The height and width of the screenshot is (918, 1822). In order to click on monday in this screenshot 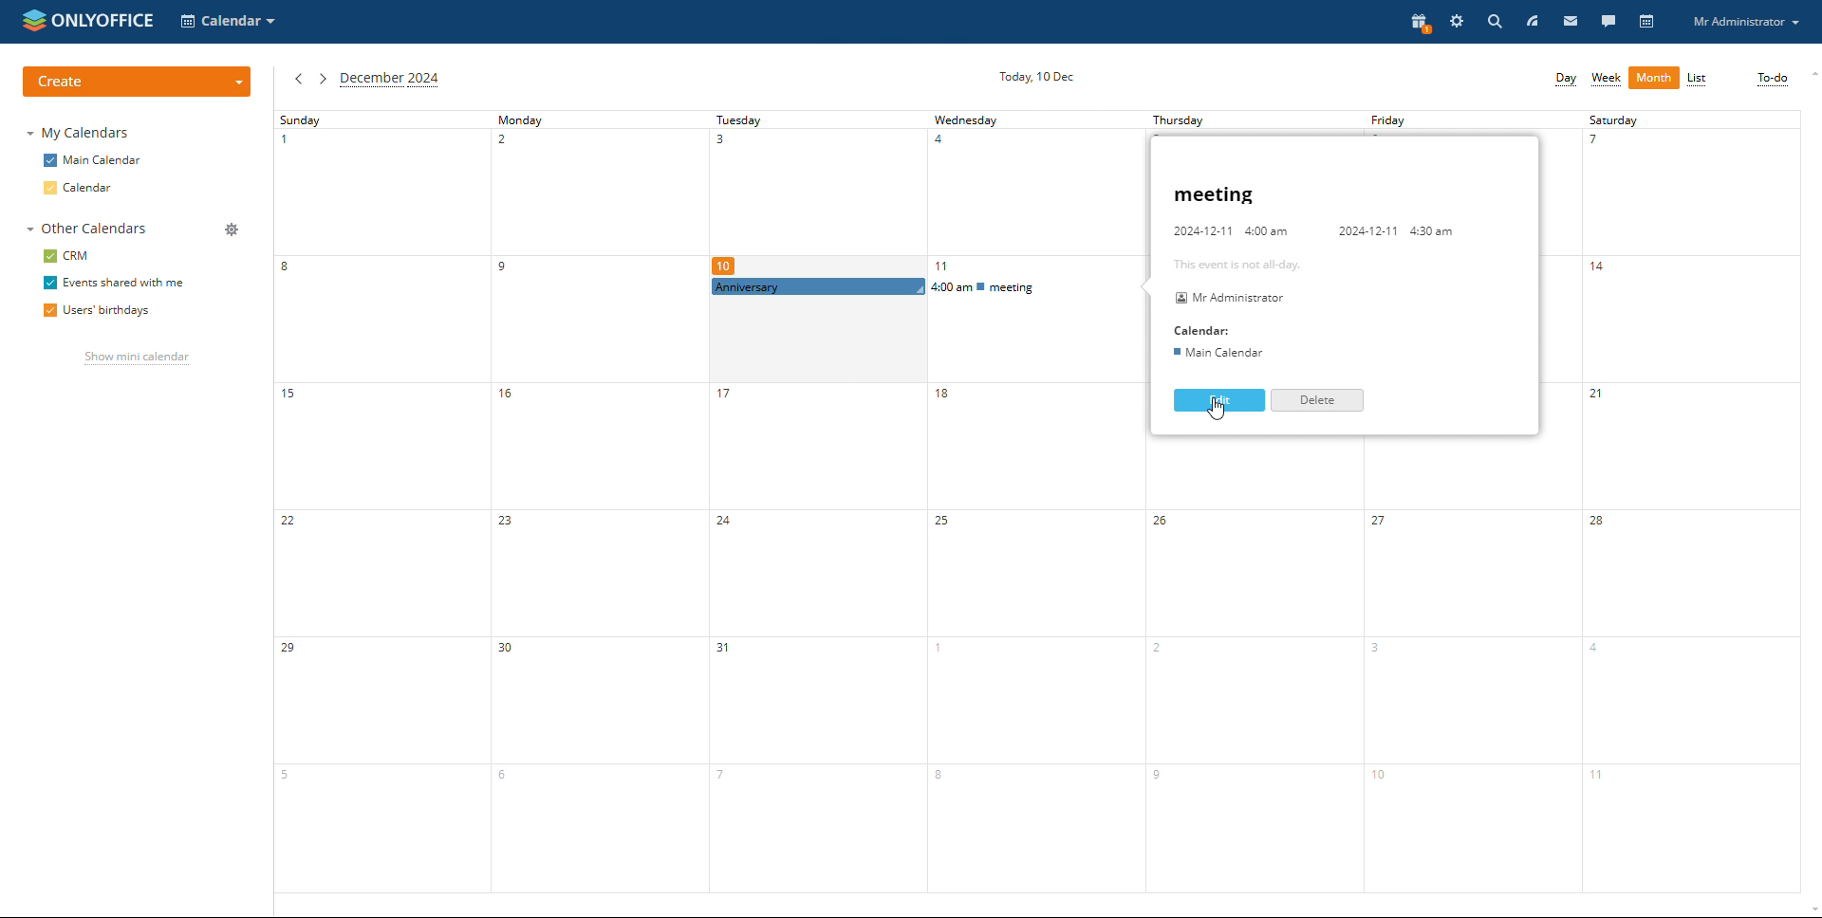, I will do `click(596, 501)`.